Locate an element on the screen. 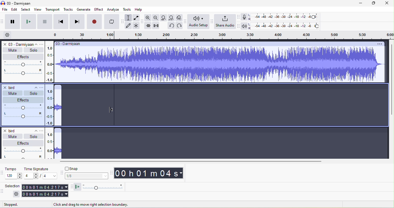 The image size is (394, 208). fit project to width is located at coordinates (172, 18).